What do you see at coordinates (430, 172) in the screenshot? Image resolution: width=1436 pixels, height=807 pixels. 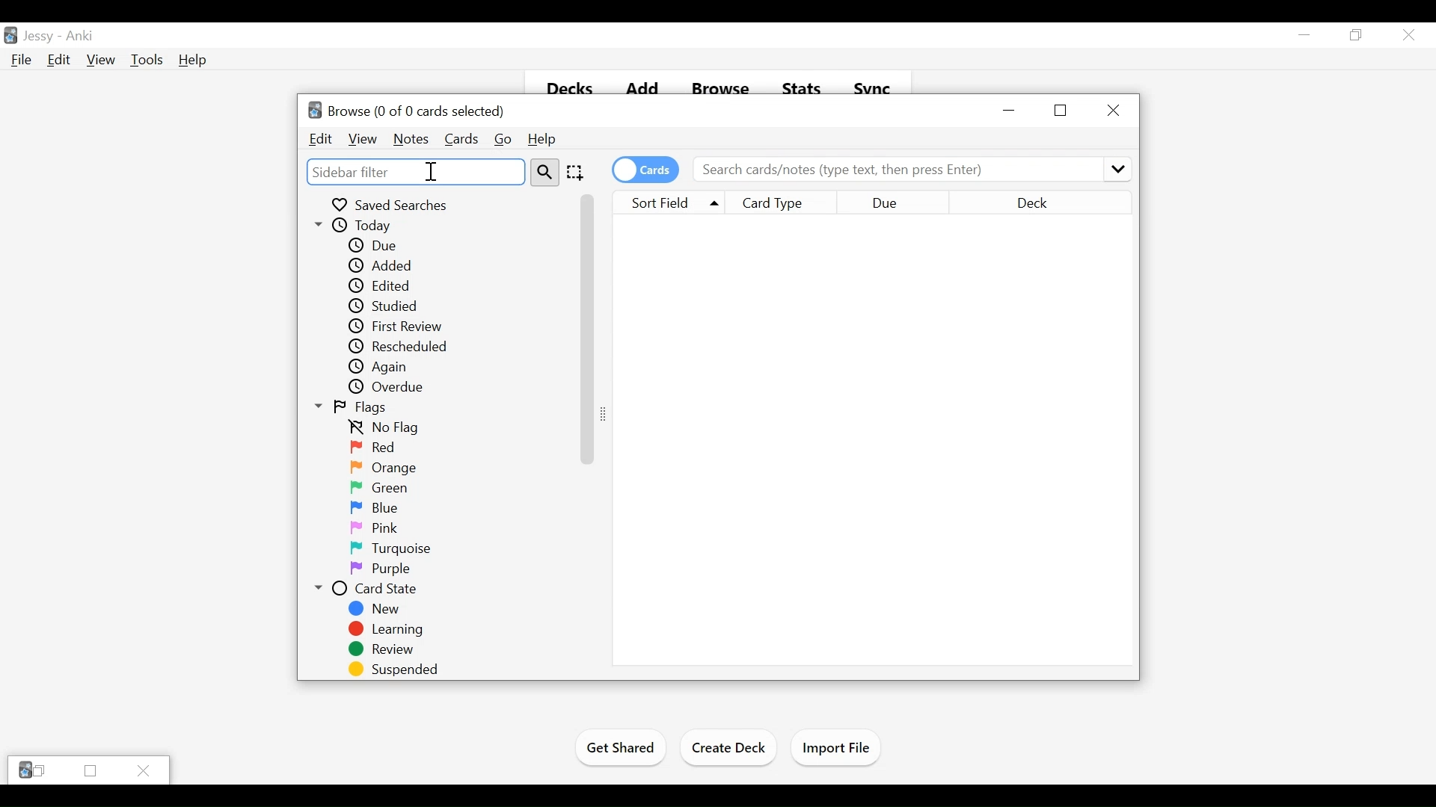 I see `Insertion cursor` at bounding box center [430, 172].